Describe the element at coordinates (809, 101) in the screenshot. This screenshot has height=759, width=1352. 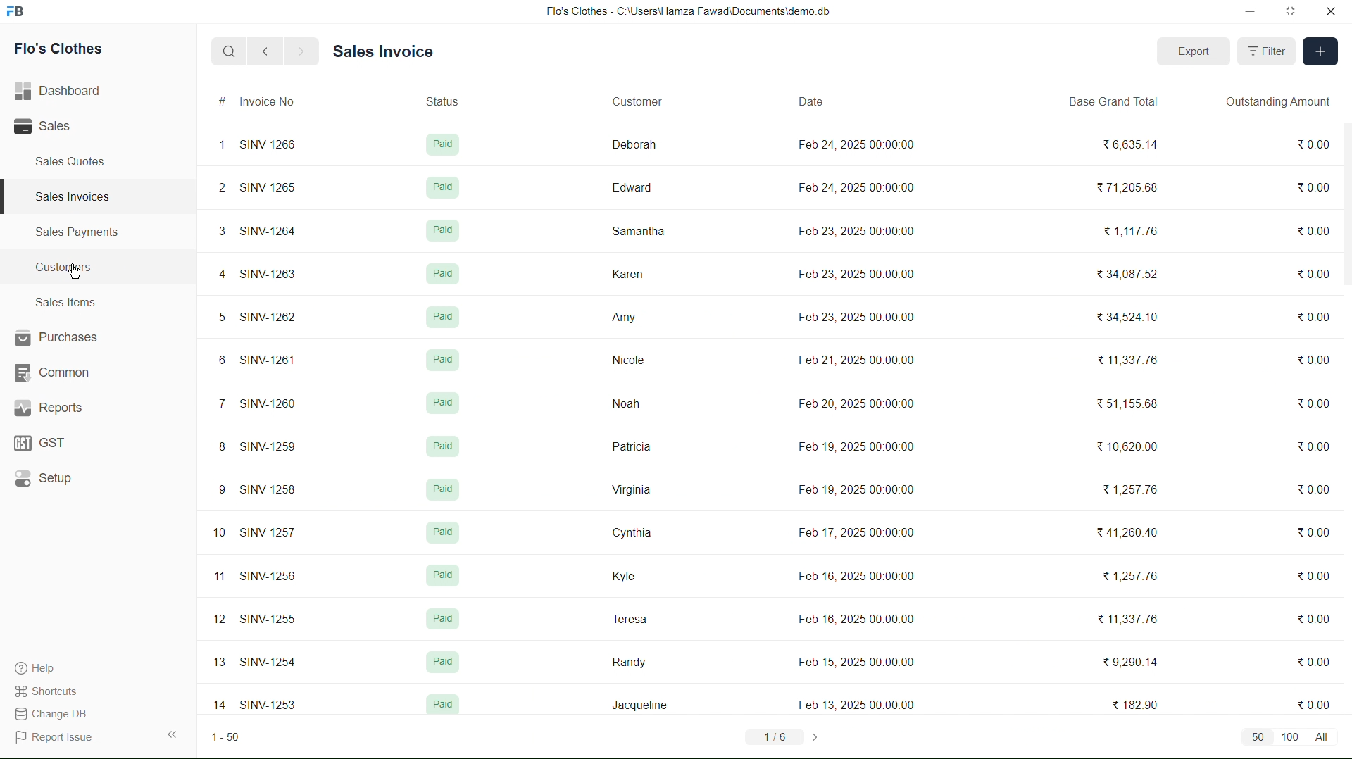
I see `Date` at that location.